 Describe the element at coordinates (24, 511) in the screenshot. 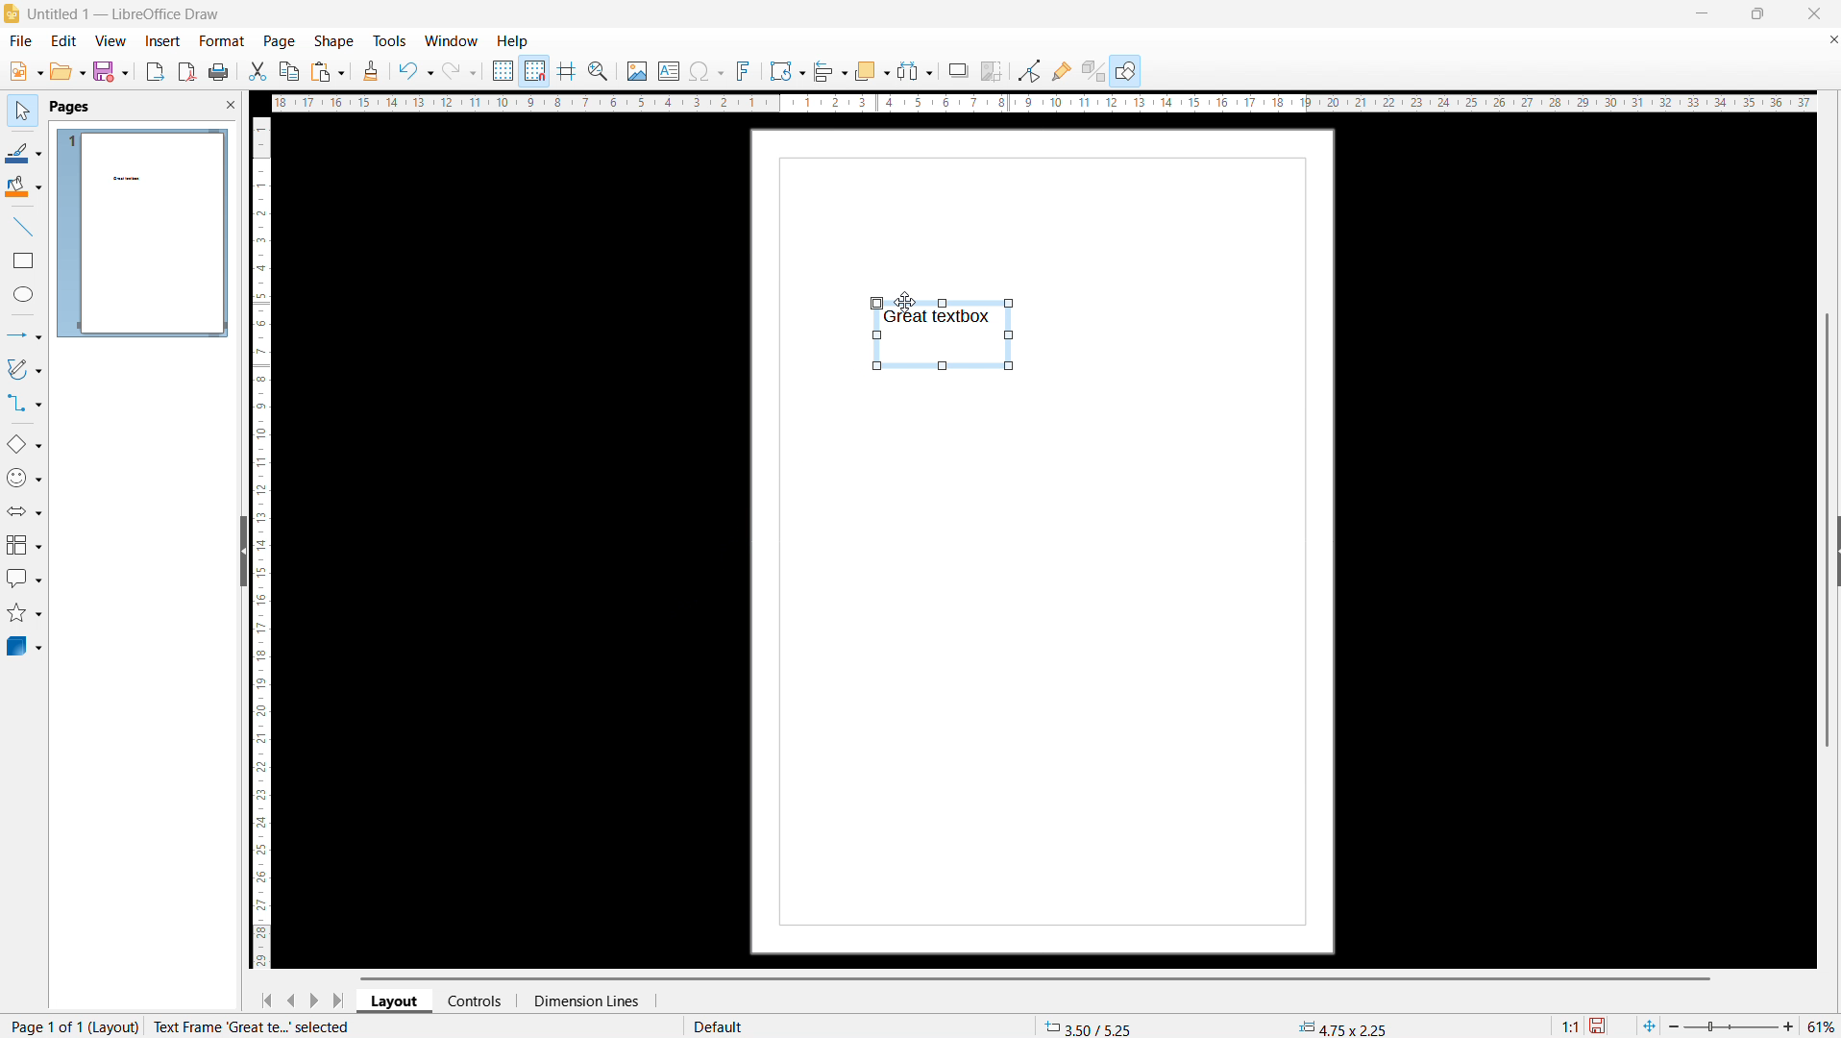

I see `block arrows` at that location.